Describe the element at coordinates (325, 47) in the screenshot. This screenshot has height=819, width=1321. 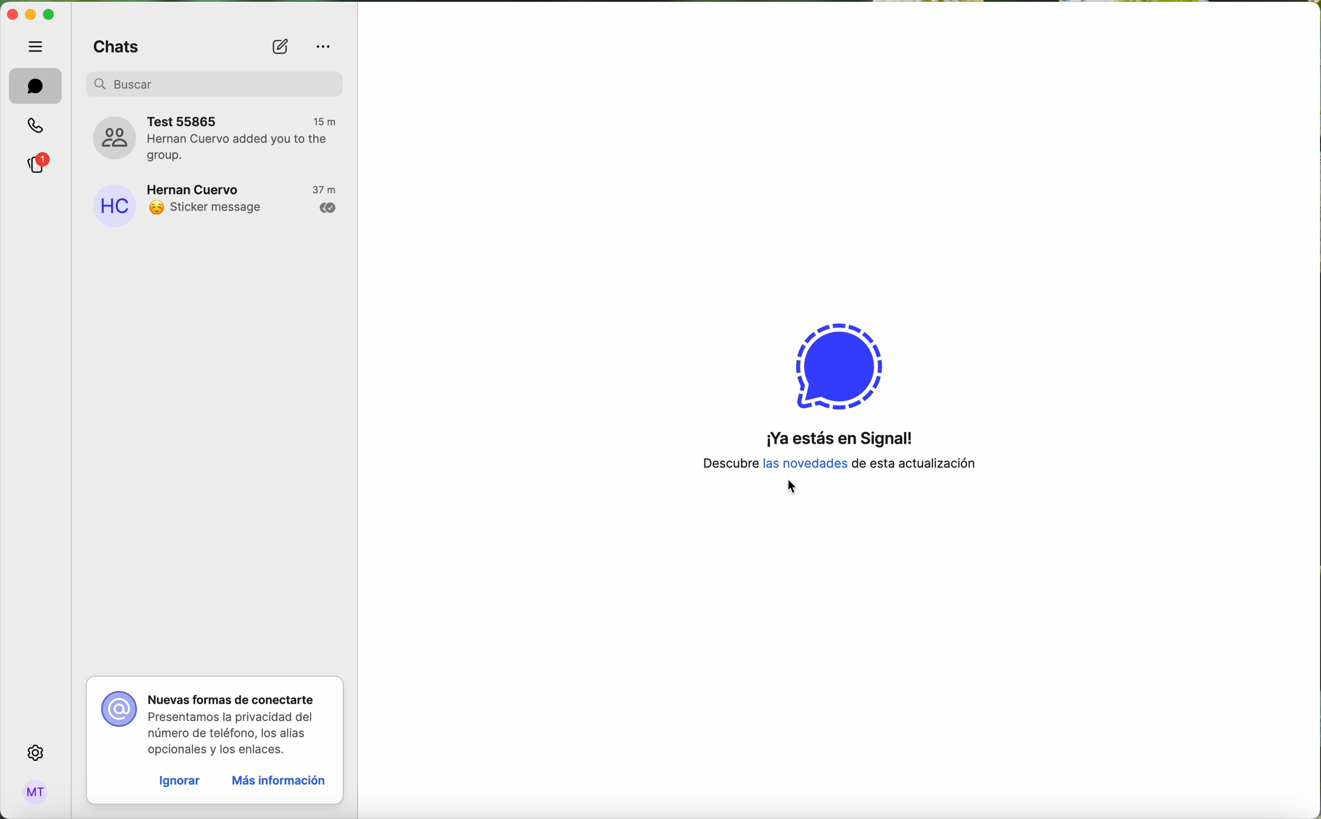
I see `more options` at that location.